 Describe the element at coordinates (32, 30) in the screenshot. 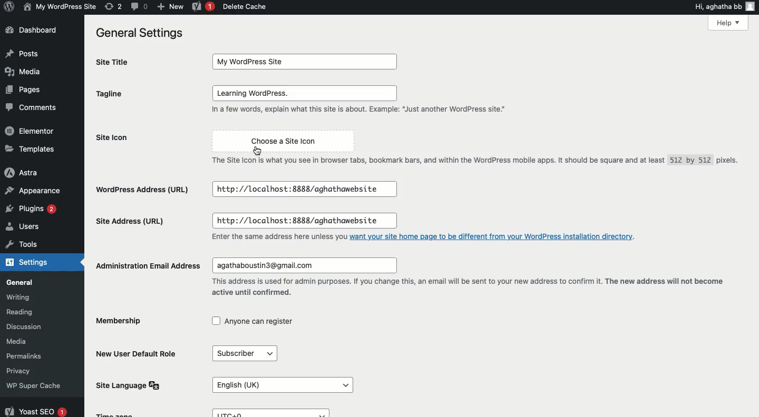

I see `Dashboard` at that location.